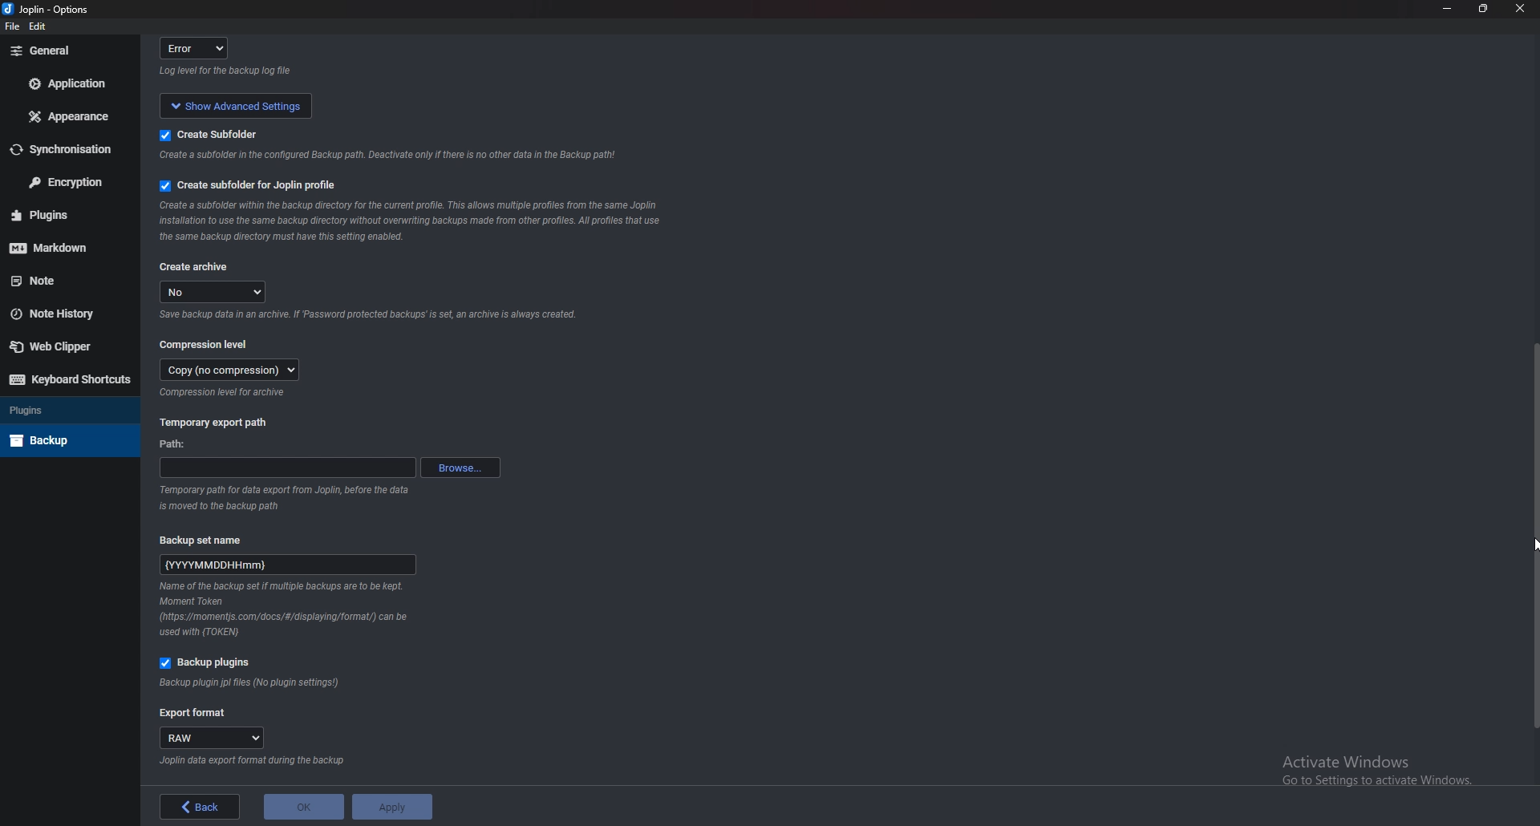  I want to click on Synchronization, so click(63, 150).